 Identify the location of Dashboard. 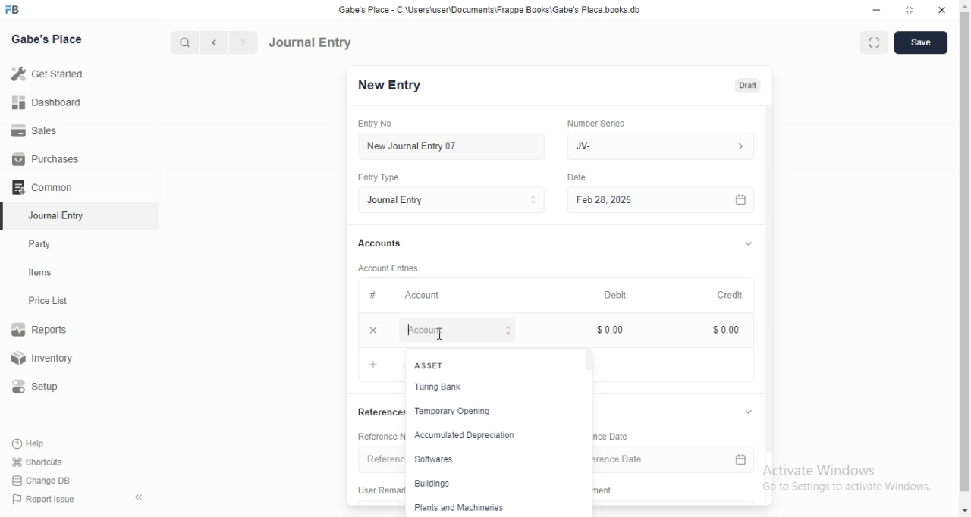
(45, 102).